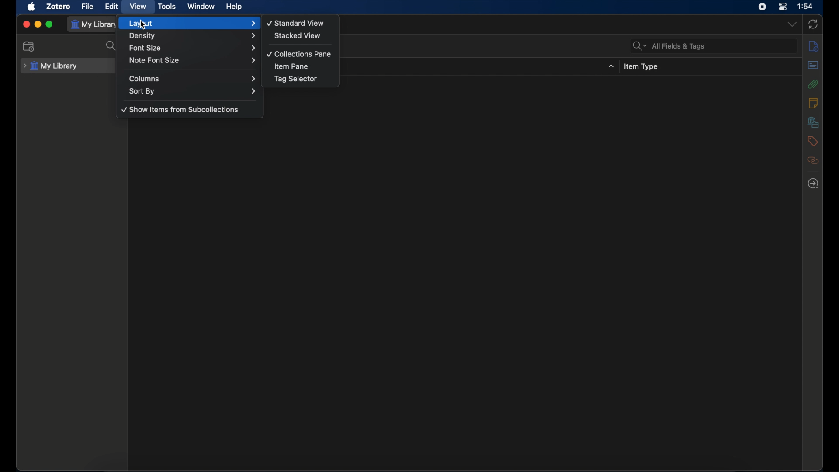 This screenshot has width=839, height=472. What do you see at coordinates (181, 109) in the screenshot?
I see `show items from  subcollections` at bounding box center [181, 109].